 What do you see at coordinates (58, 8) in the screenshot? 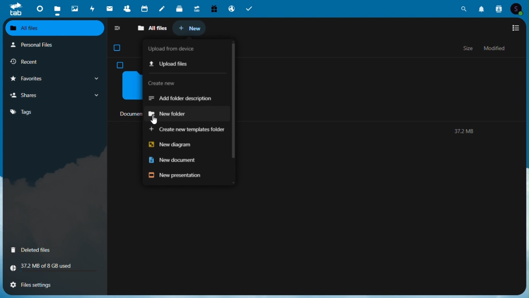
I see `Files` at bounding box center [58, 8].